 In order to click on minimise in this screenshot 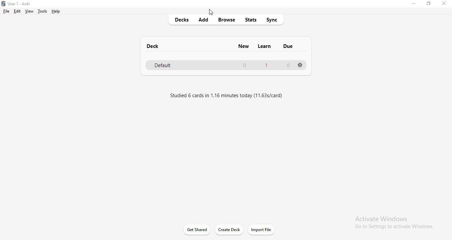, I will do `click(413, 5)`.